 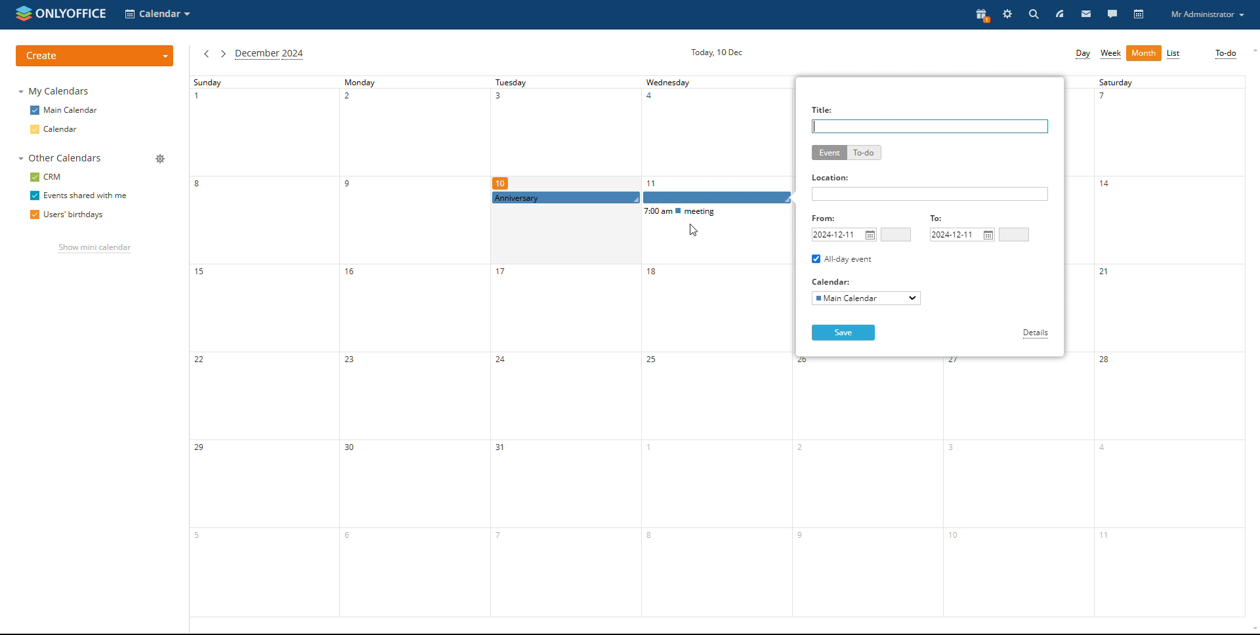 I want to click on search, so click(x=1032, y=14).